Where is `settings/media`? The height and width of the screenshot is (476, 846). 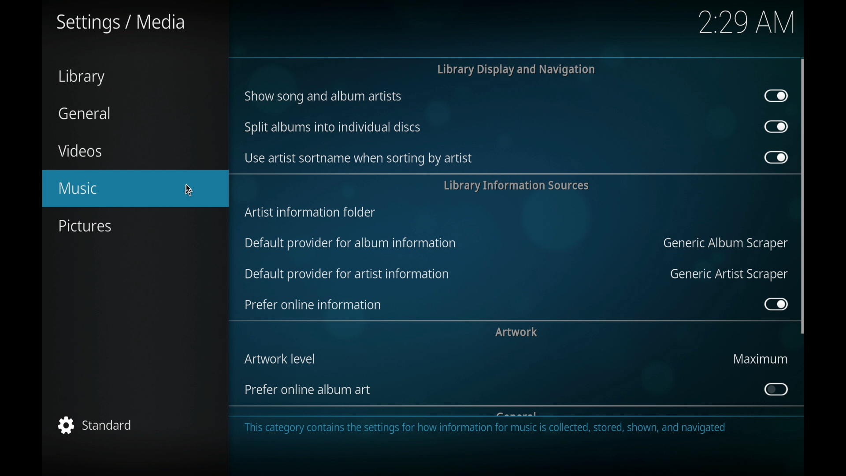 settings/media is located at coordinates (119, 23).